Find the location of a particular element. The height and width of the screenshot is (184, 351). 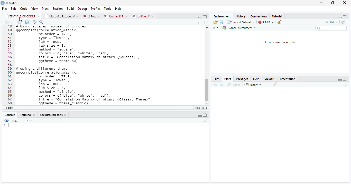

refresh is located at coordinates (346, 22).